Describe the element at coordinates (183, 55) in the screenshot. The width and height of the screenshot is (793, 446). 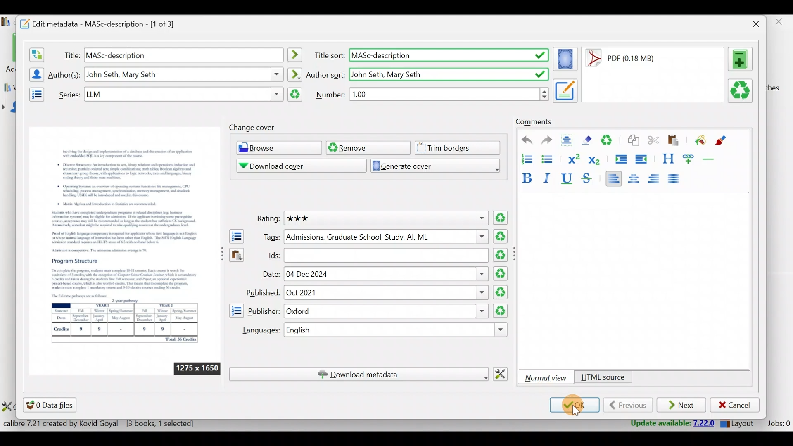
I see `` at that location.